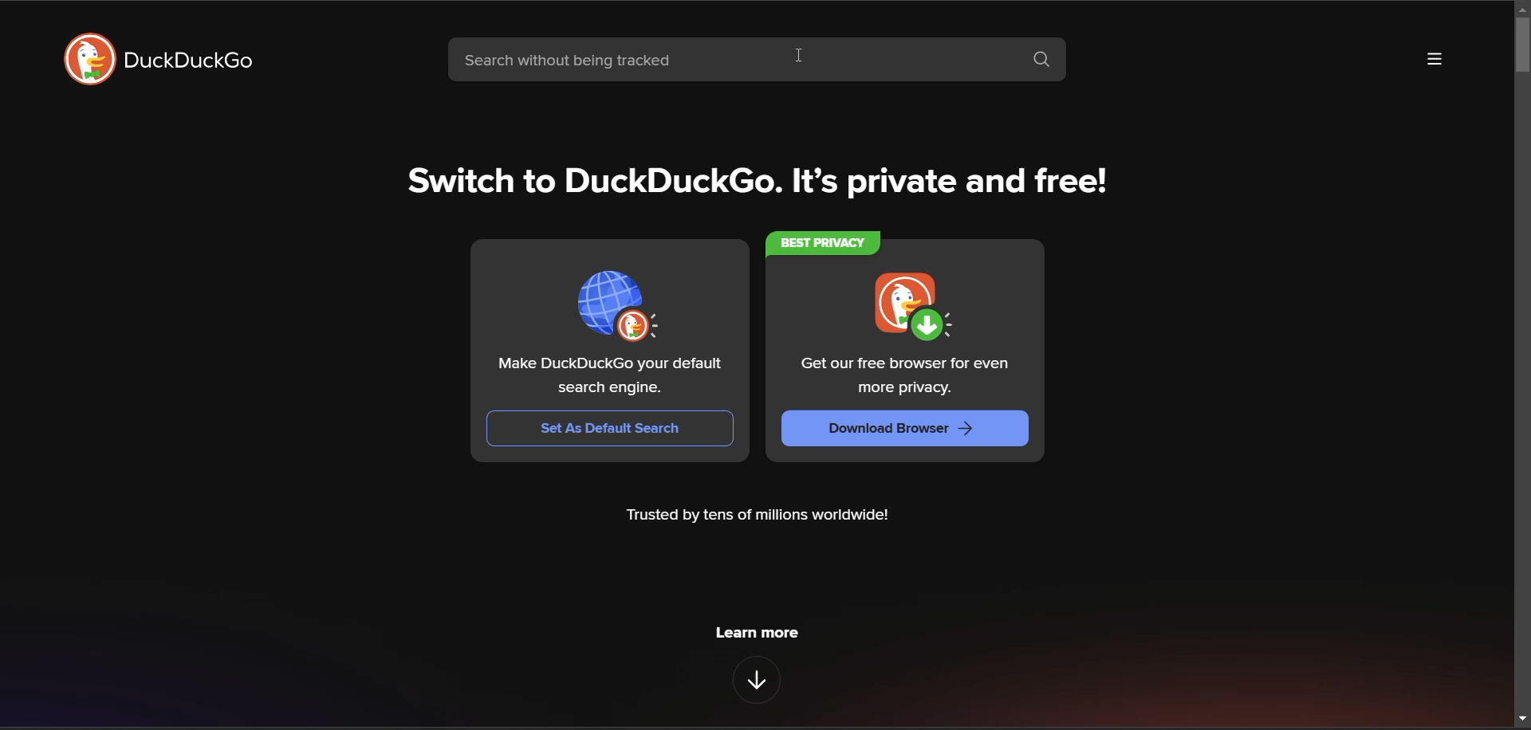  I want to click on search button, so click(1042, 61).